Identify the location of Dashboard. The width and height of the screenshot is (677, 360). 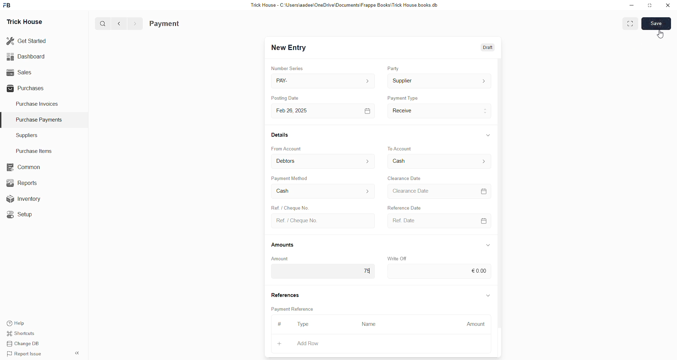
(27, 56).